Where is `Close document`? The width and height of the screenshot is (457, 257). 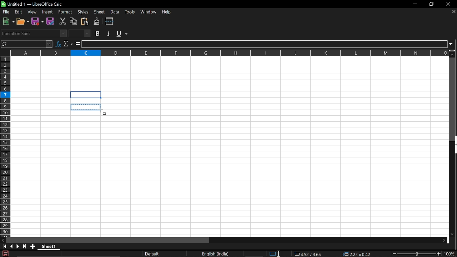
Close document is located at coordinates (454, 11).